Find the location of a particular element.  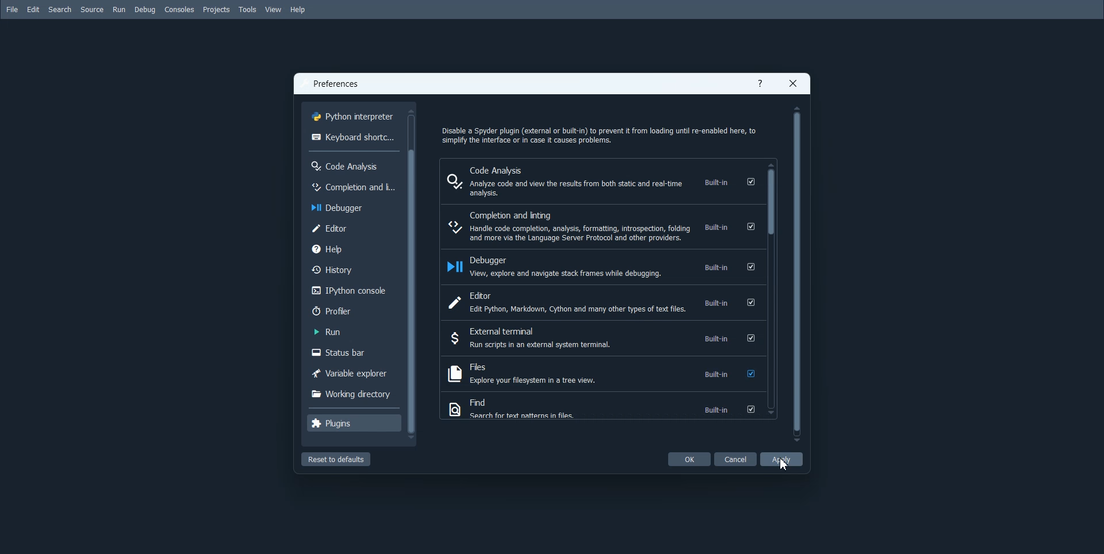

Code Analysis is located at coordinates (601, 180).